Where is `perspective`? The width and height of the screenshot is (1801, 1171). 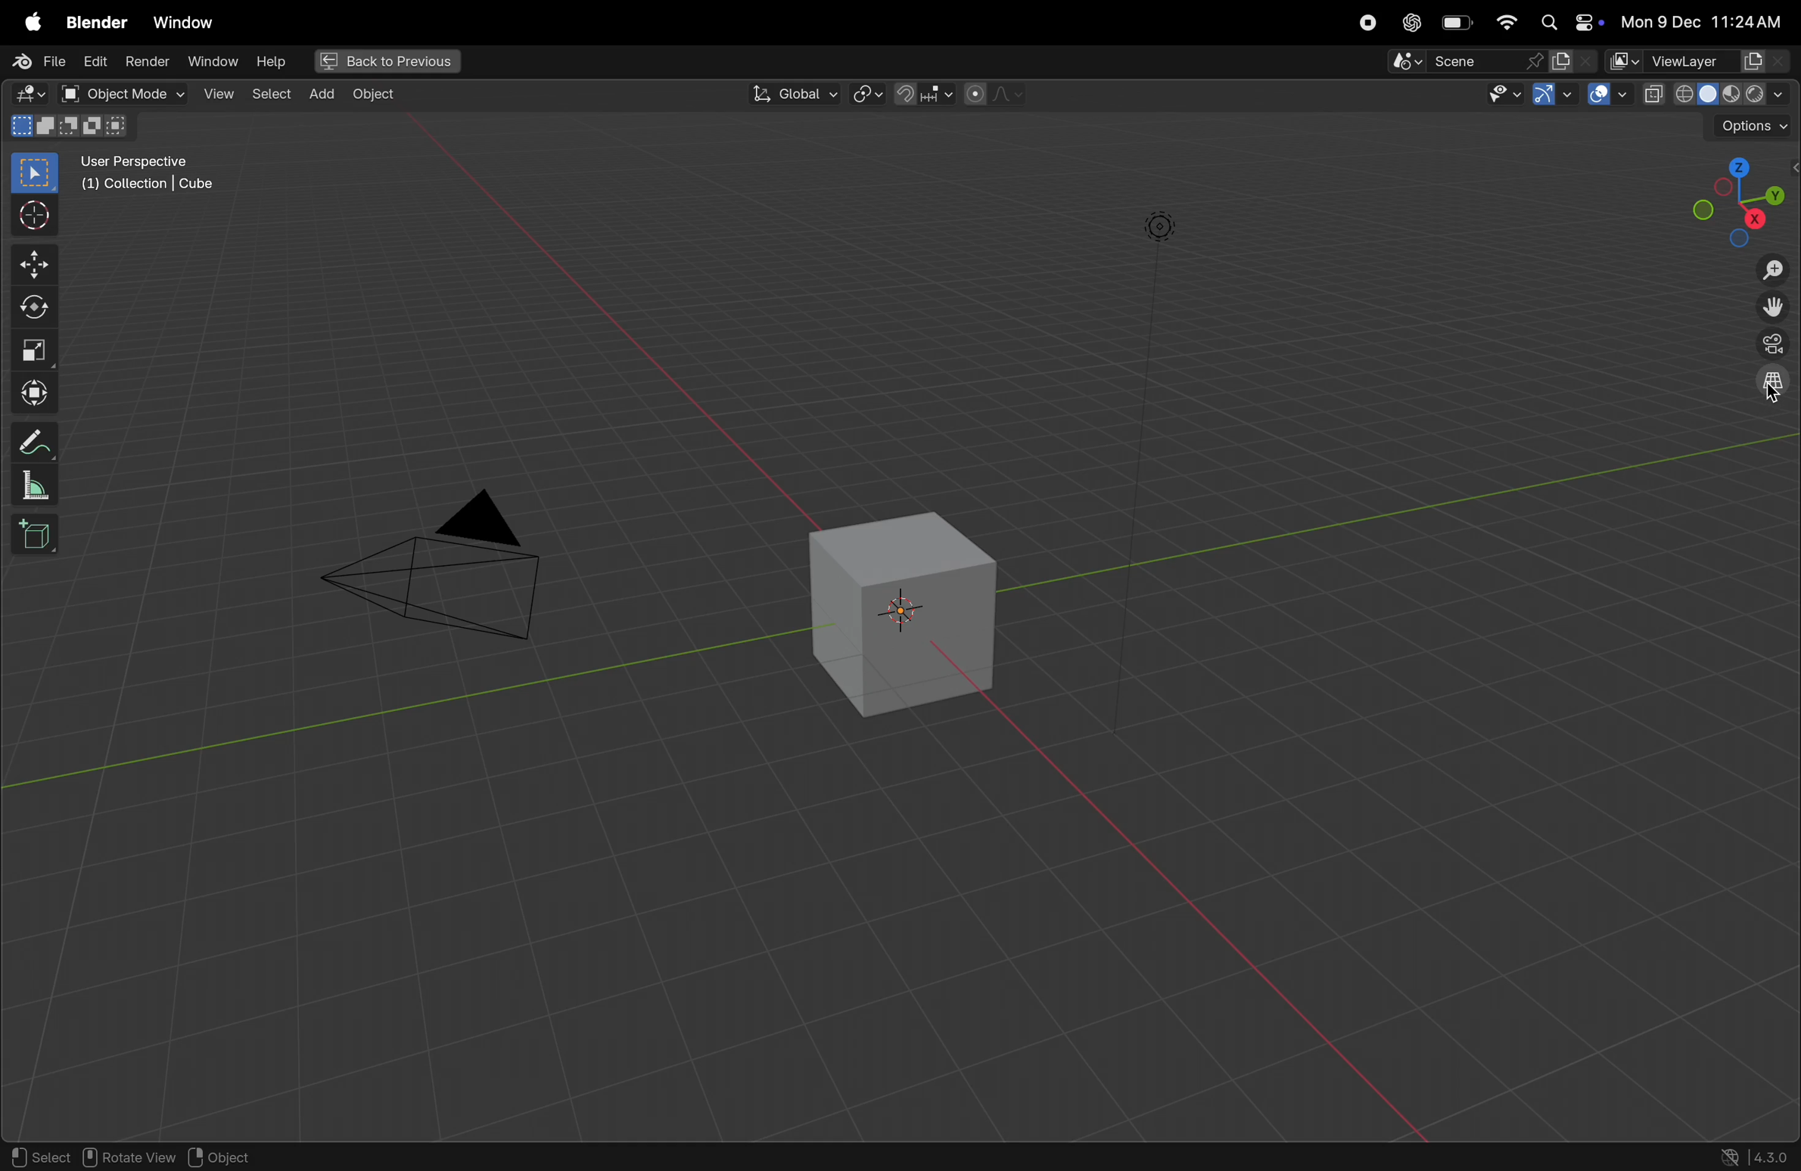 perspective is located at coordinates (1774, 346).